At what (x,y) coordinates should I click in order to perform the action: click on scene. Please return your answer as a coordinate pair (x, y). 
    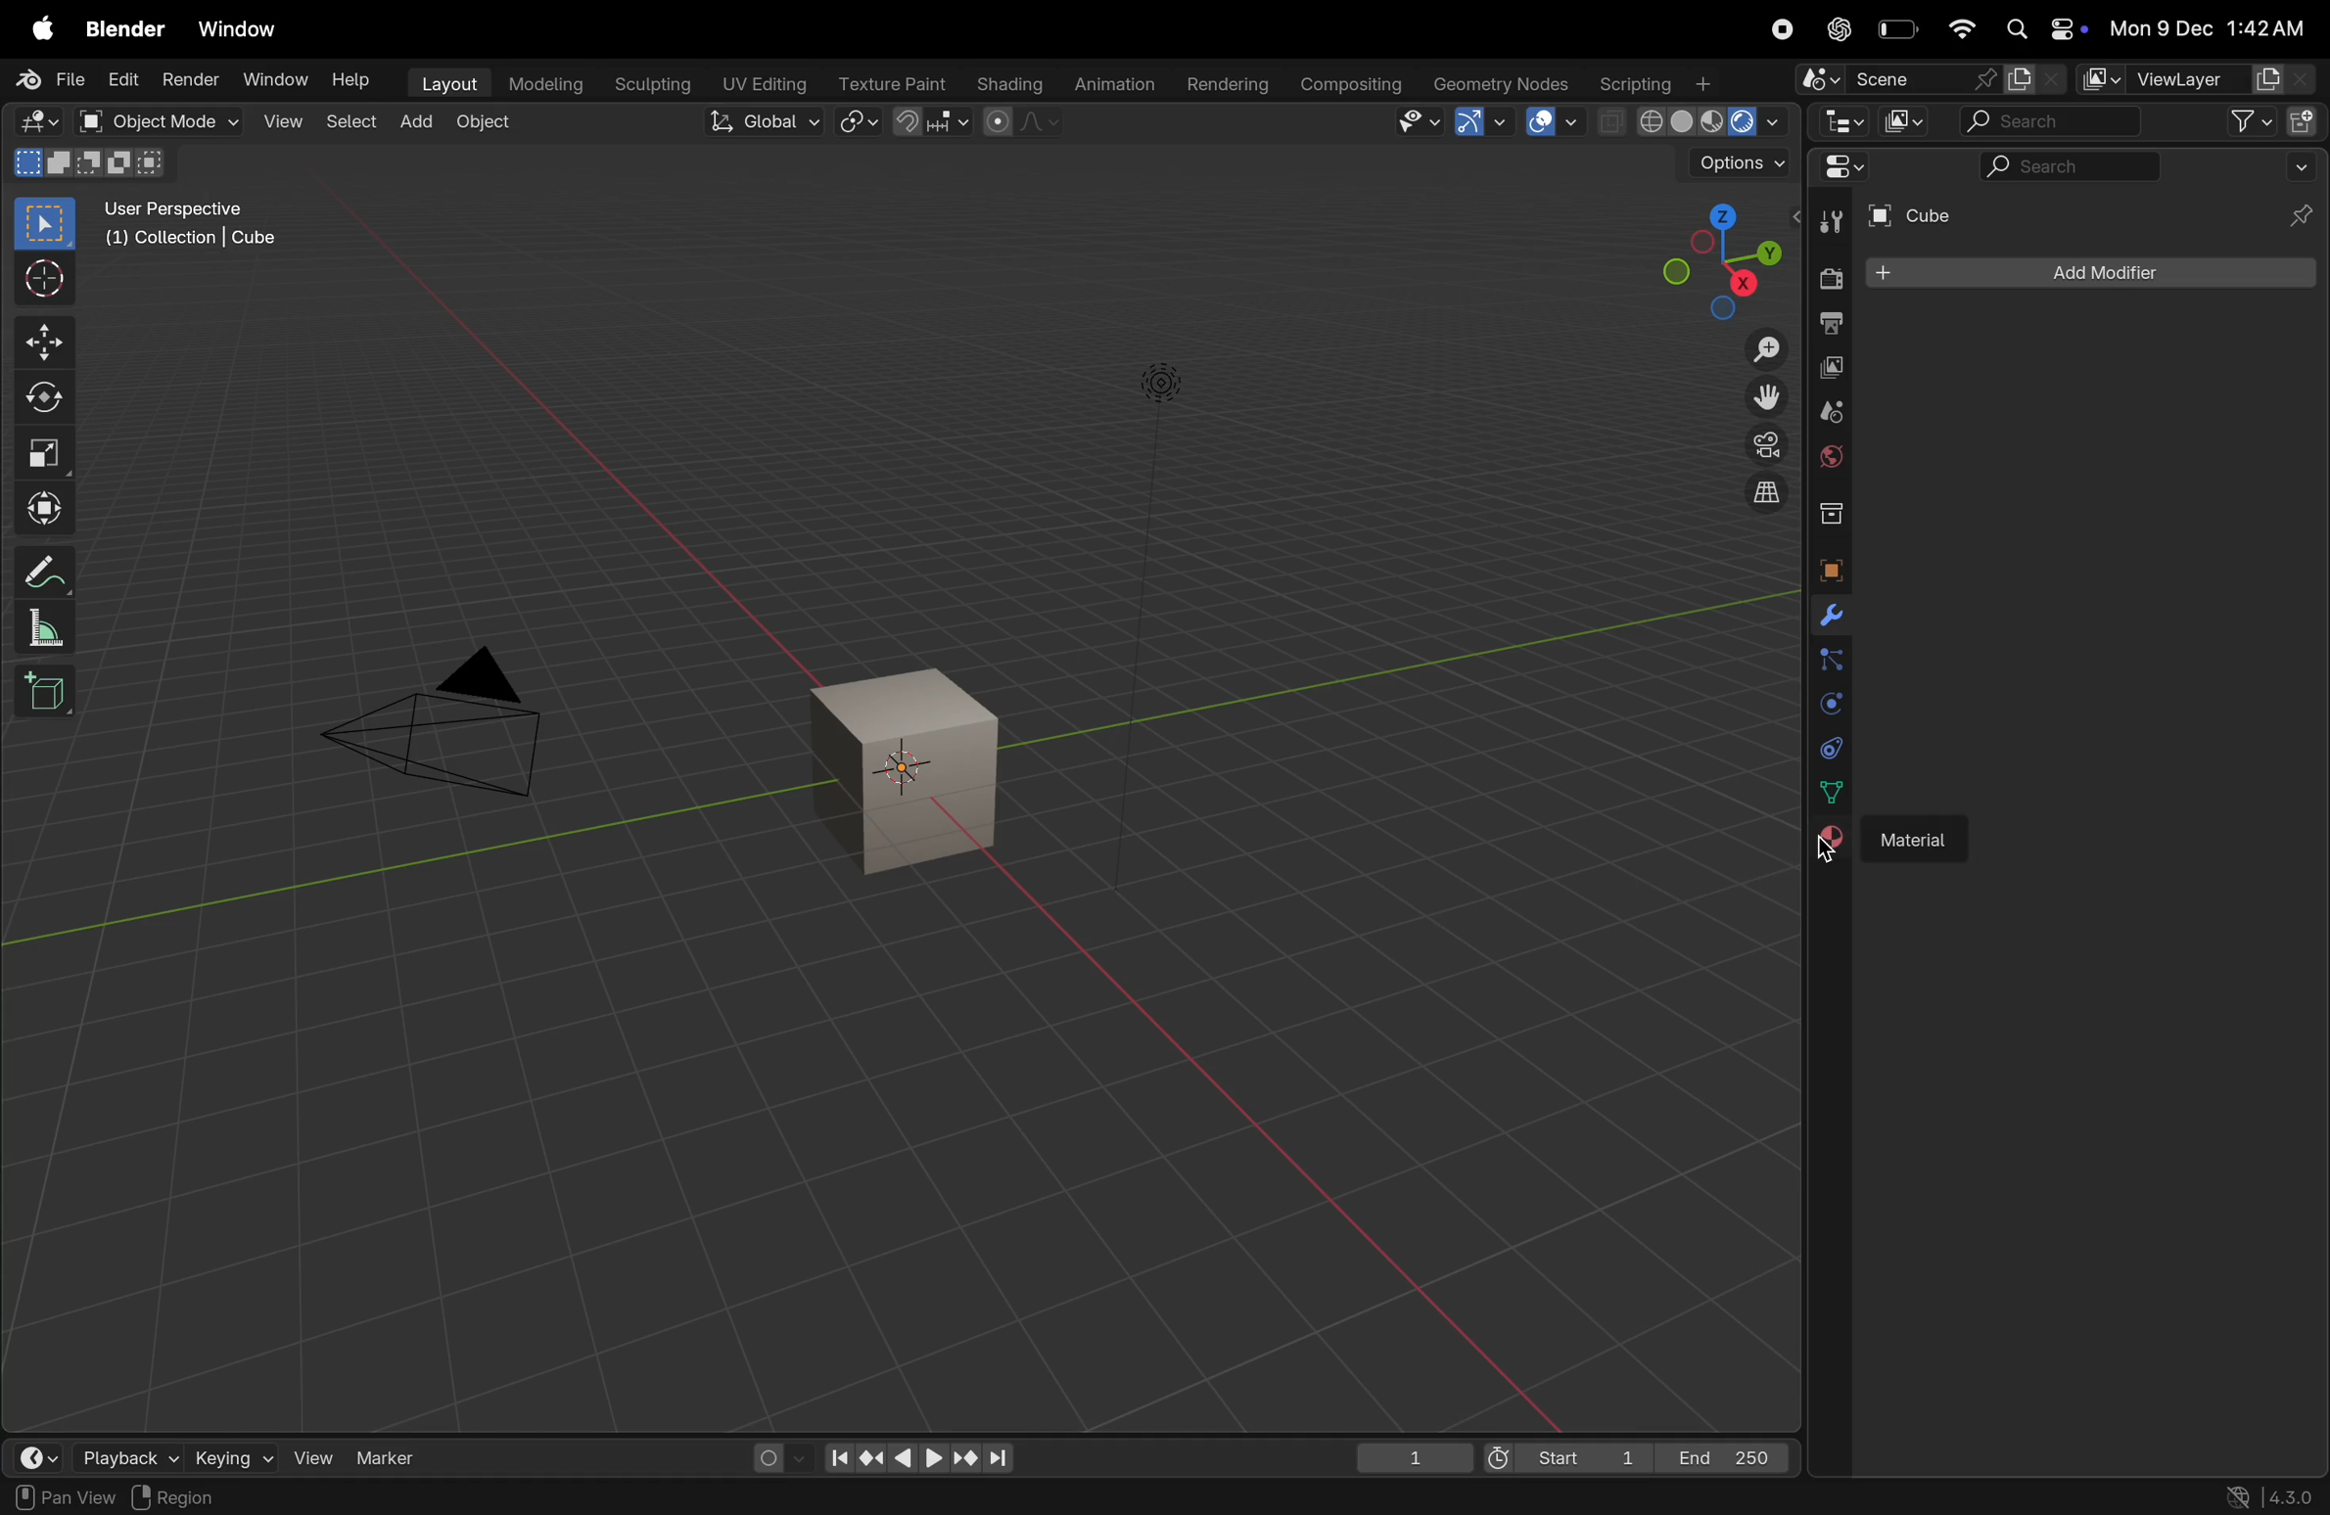
    Looking at the image, I should click on (1922, 78).